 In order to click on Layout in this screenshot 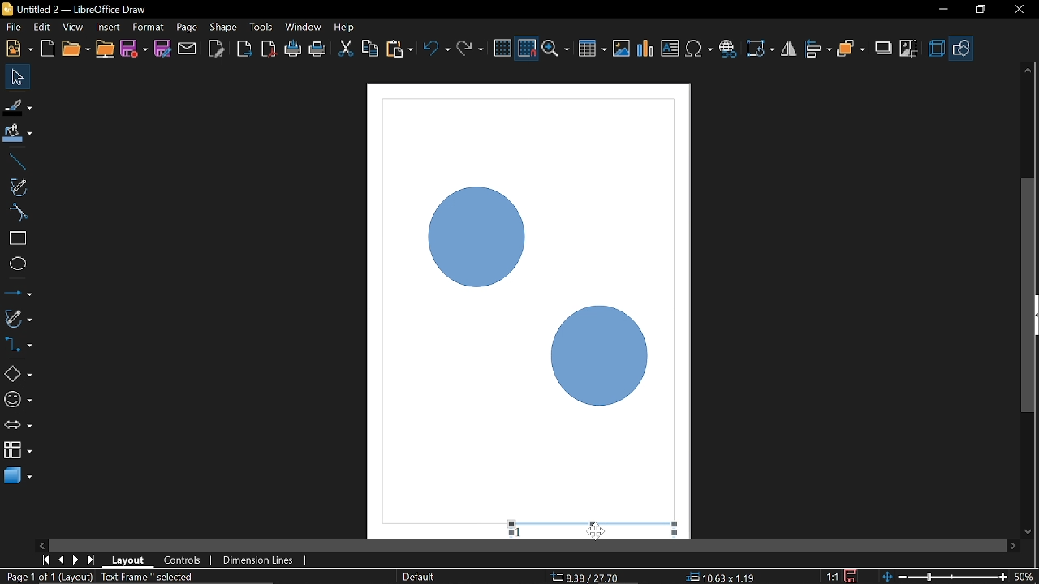, I will do `click(128, 560)`.